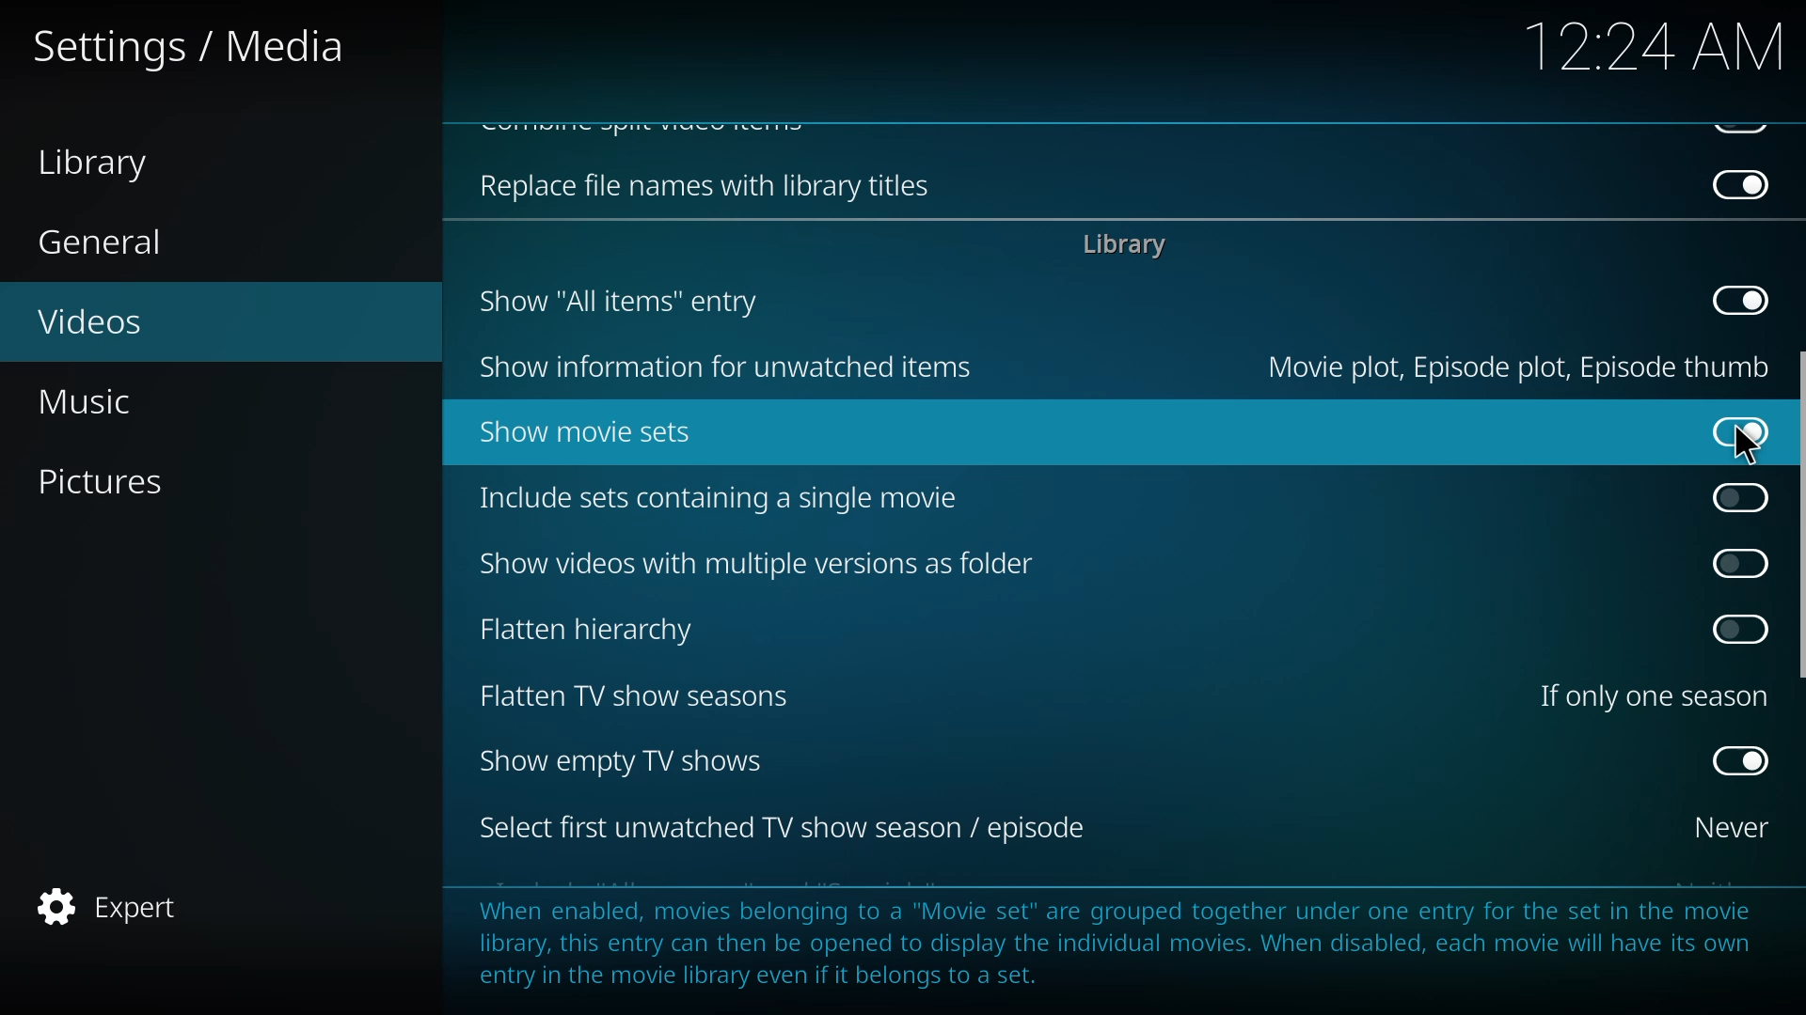 This screenshot has height=1015, width=1806. I want to click on general, so click(109, 243).